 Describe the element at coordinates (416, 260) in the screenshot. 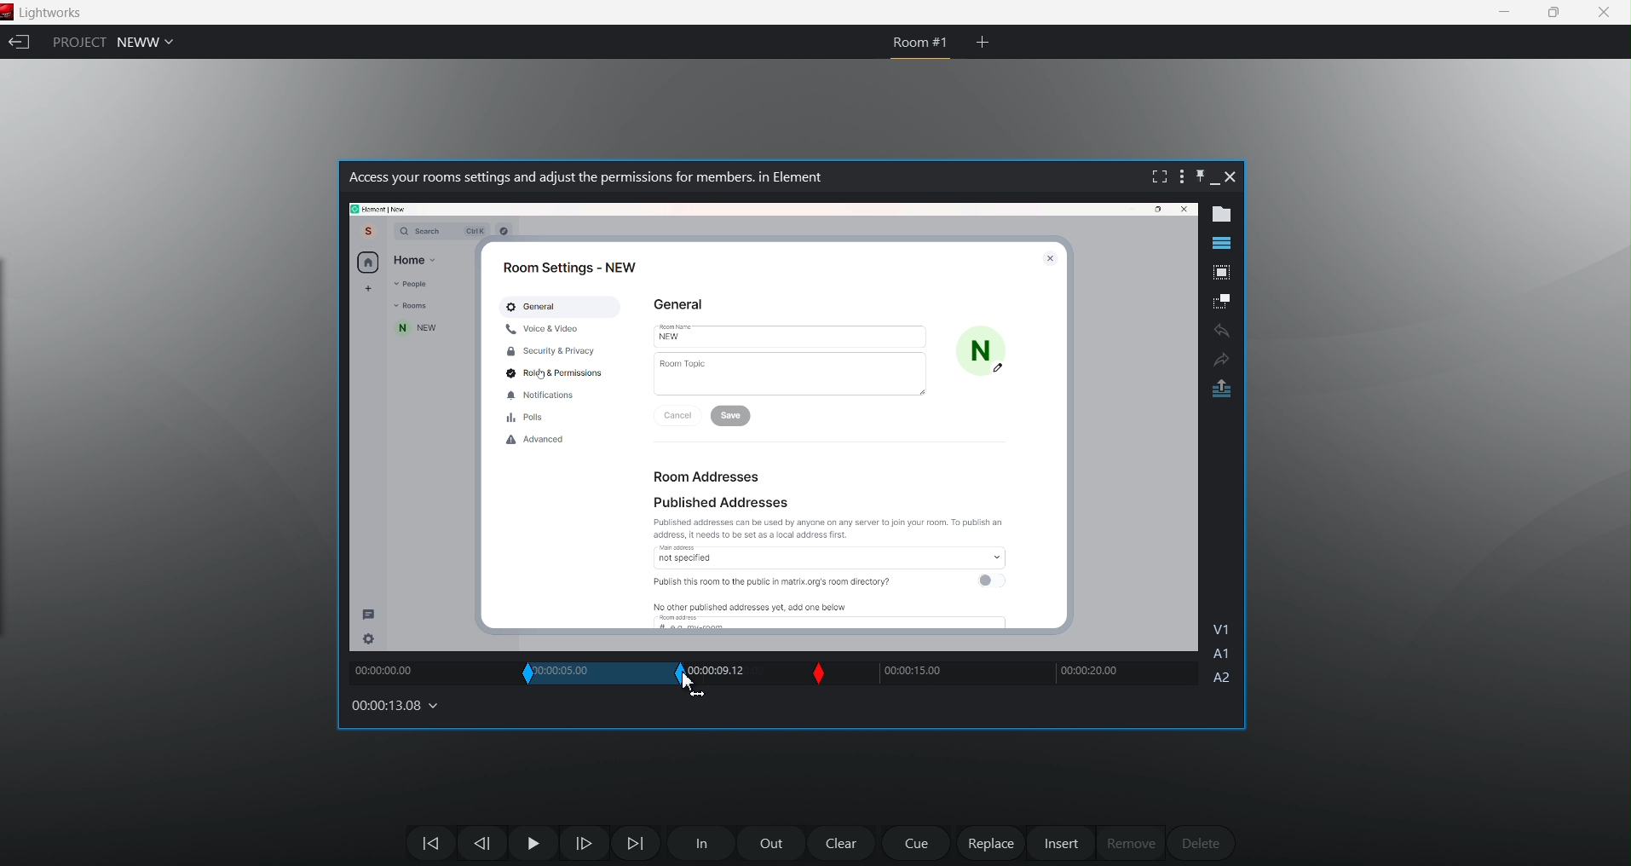

I see `Home` at that location.